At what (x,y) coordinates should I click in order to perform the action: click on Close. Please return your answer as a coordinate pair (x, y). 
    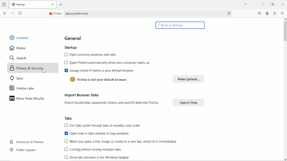
    Looking at the image, I should click on (283, 4).